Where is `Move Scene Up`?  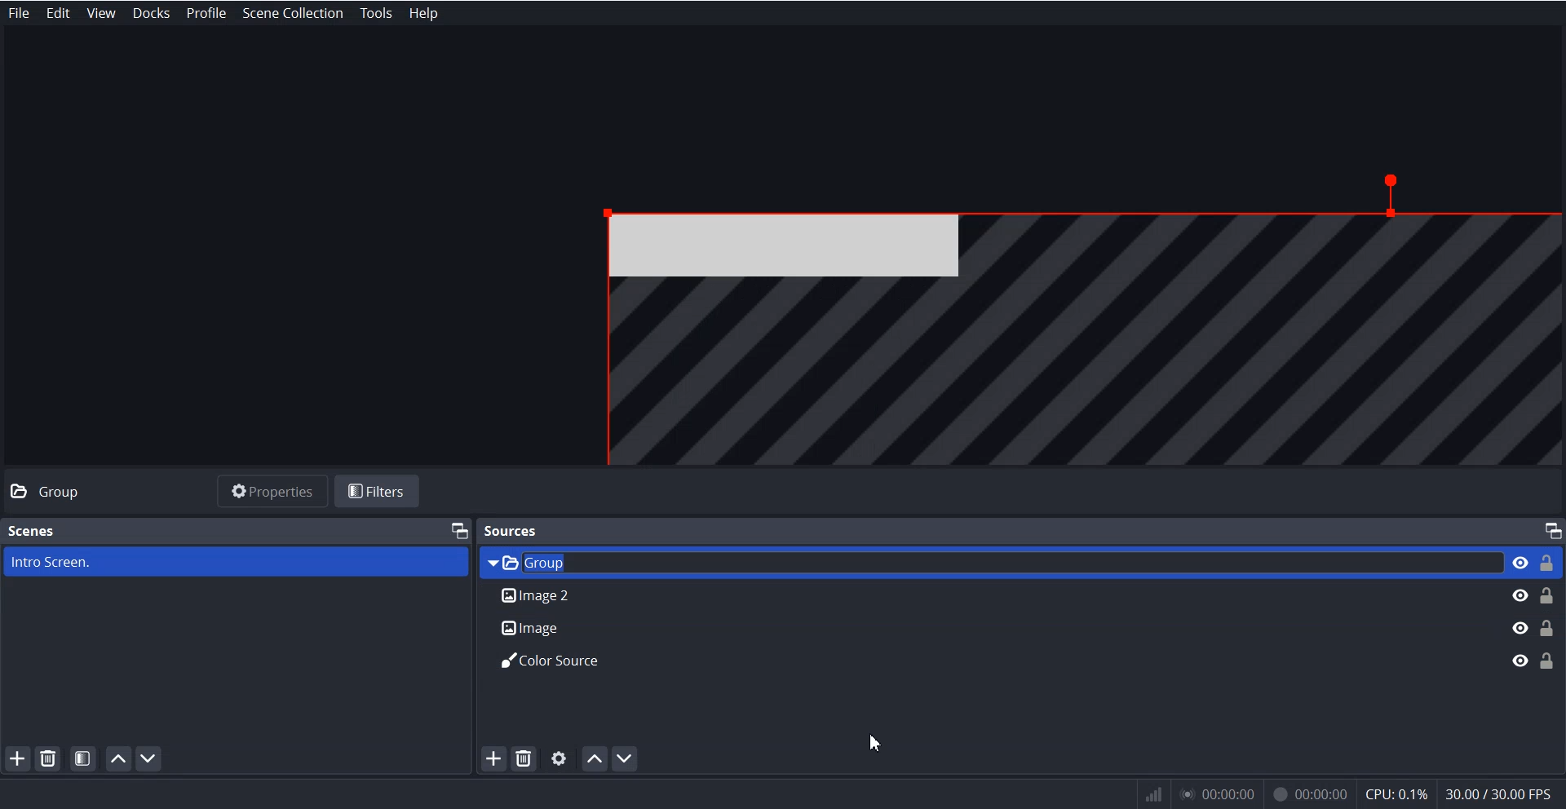
Move Scene Up is located at coordinates (119, 758).